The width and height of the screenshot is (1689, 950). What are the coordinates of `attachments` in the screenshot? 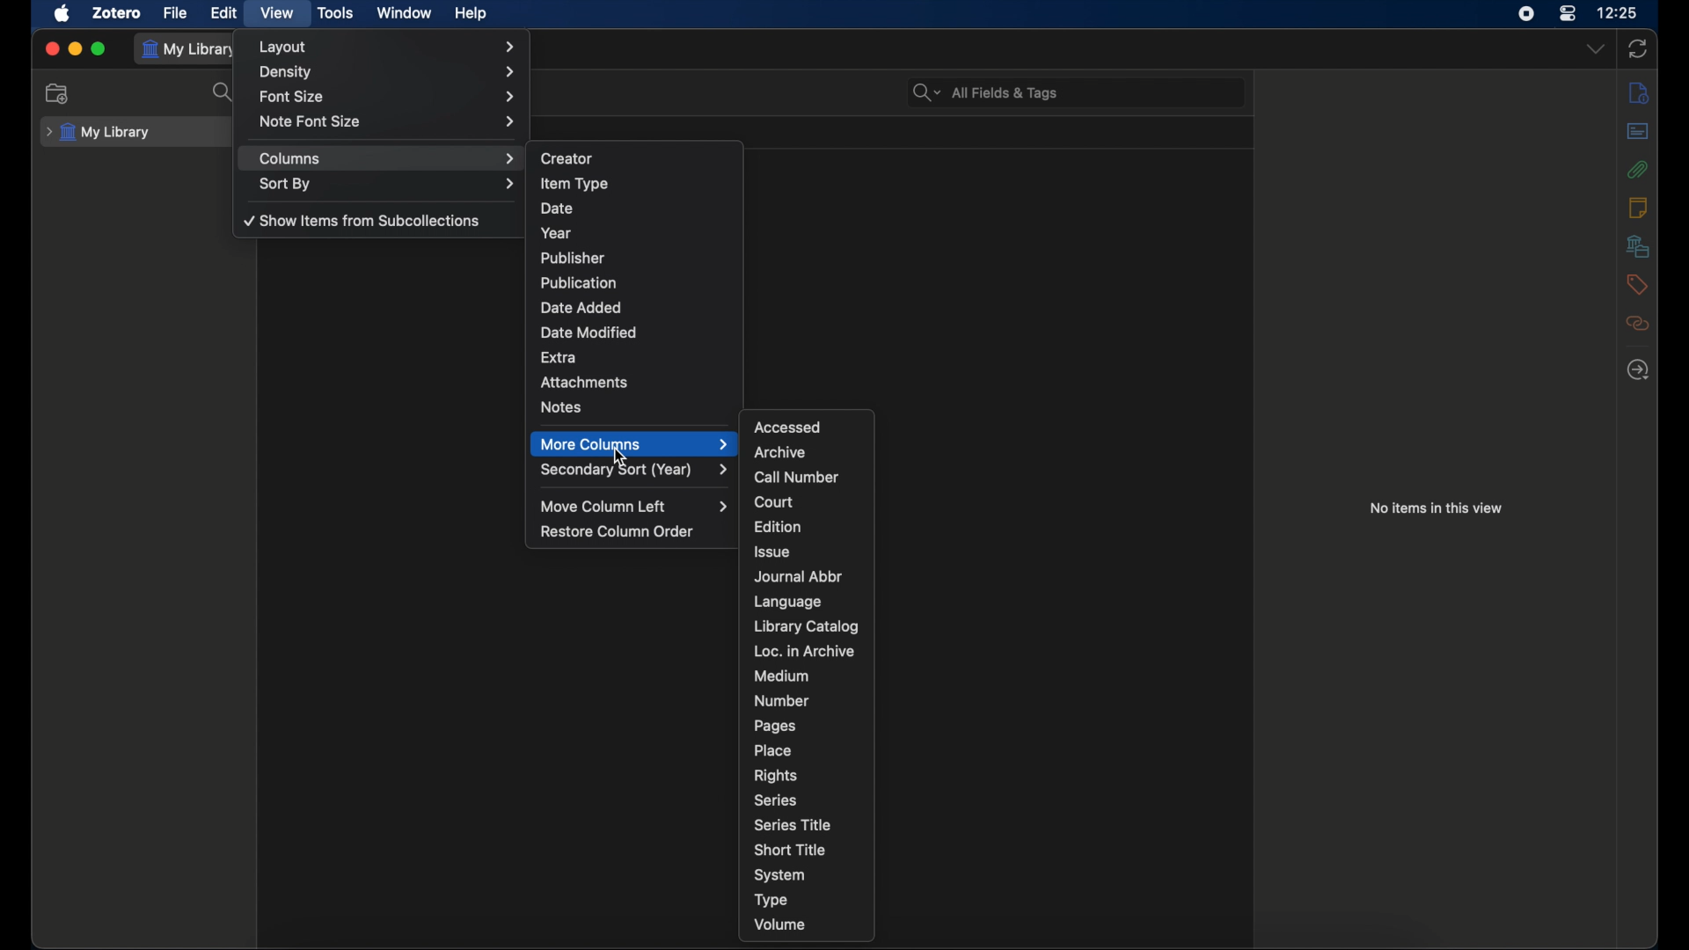 It's located at (1638, 169).